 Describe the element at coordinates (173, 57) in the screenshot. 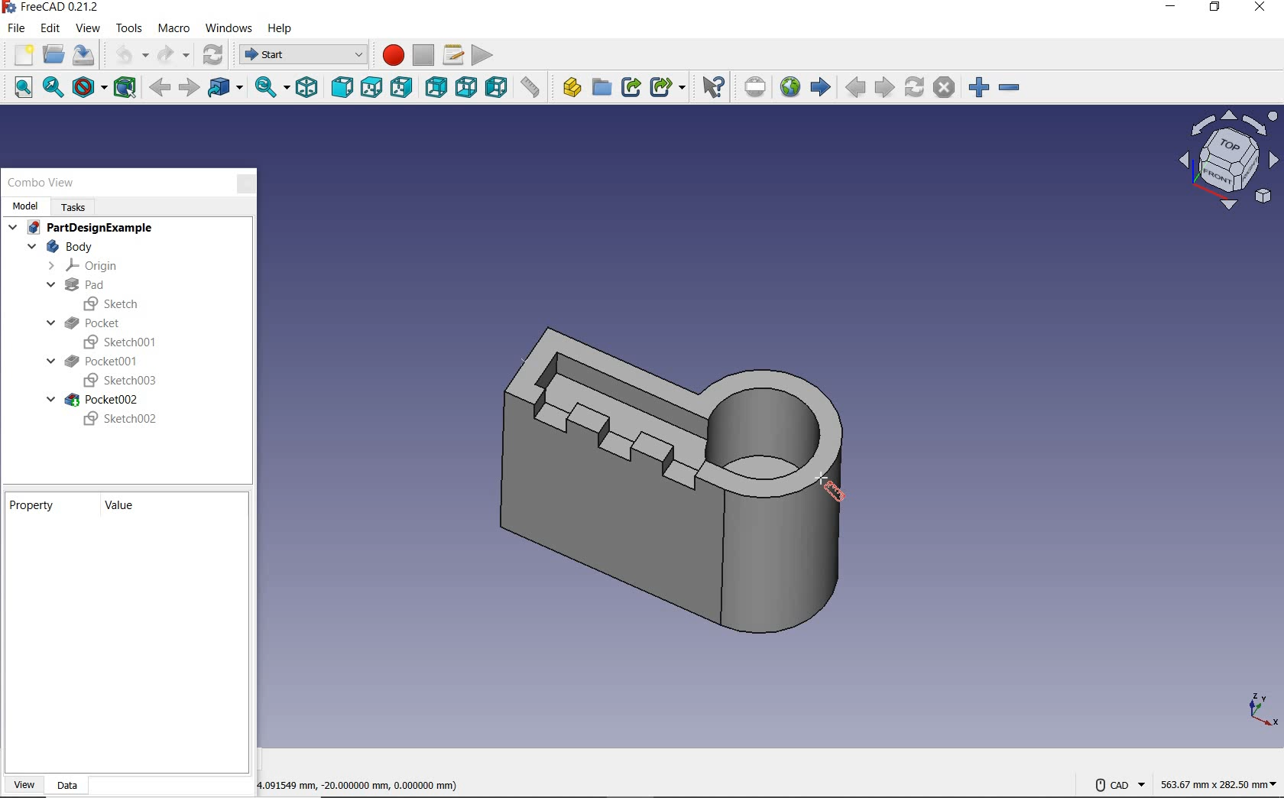

I see `redo` at that location.